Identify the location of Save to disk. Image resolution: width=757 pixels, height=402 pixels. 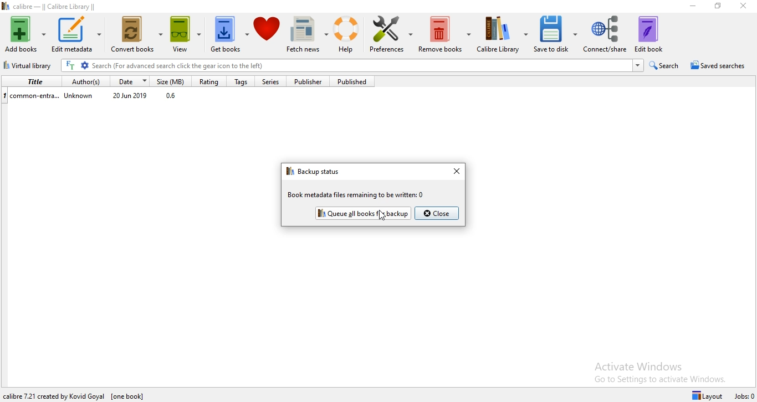
(557, 35).